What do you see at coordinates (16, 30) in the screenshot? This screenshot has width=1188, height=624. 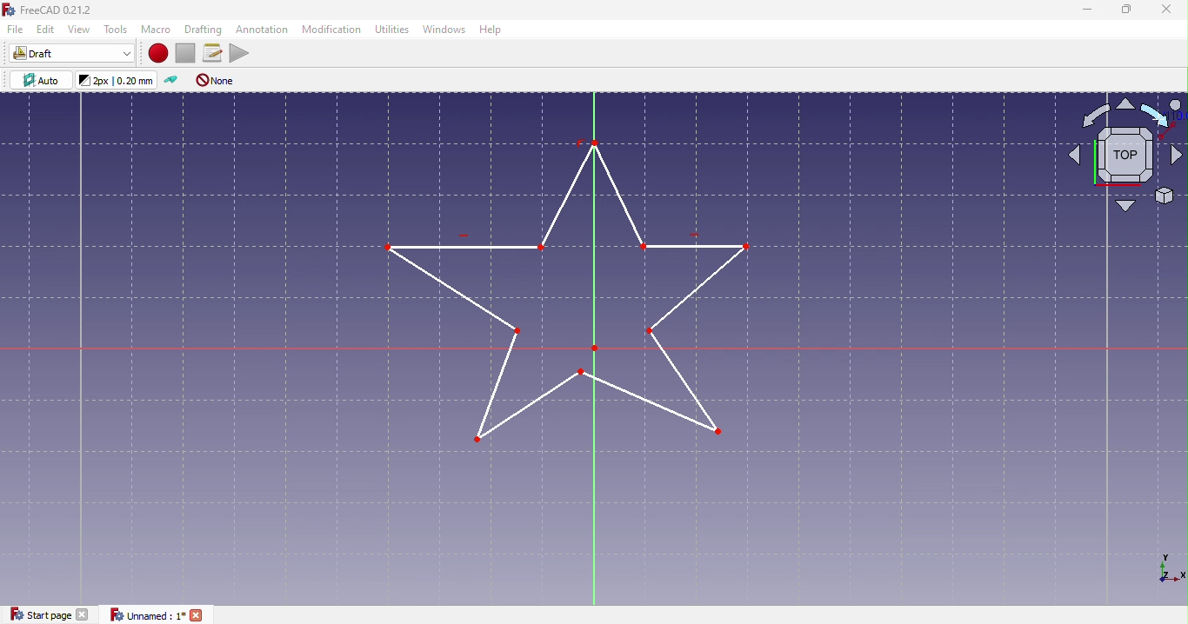 I see `File` at bounding box center [16, 30].